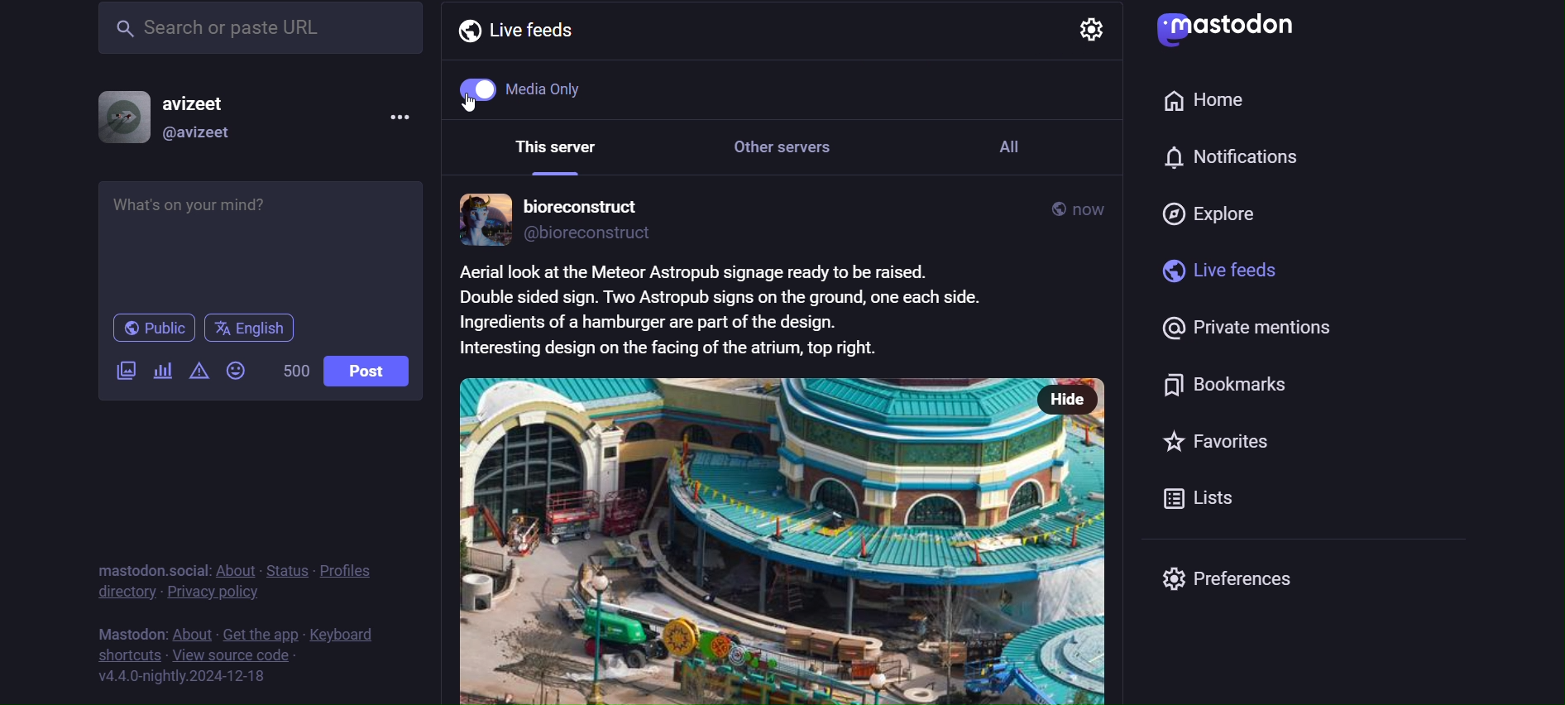  What do you see at coordinates (147, 563) in the screenshot?
I see `mastodon social` at bounding box center [147, 563].